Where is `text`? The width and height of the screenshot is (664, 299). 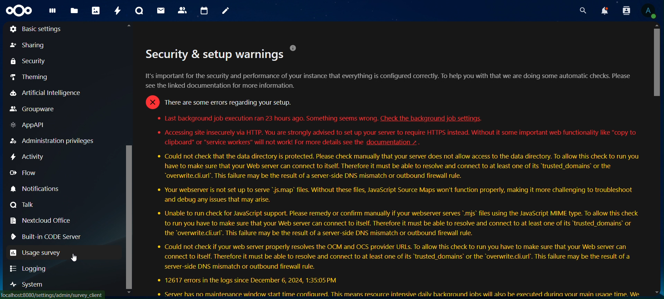
text is located at coordinates (393, 171).